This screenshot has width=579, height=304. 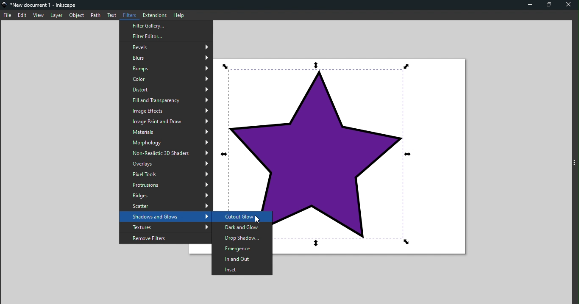 What do you see at coordinates (178, 14) in the screenshot?
I see `Help` at bounding box center [178, 14].